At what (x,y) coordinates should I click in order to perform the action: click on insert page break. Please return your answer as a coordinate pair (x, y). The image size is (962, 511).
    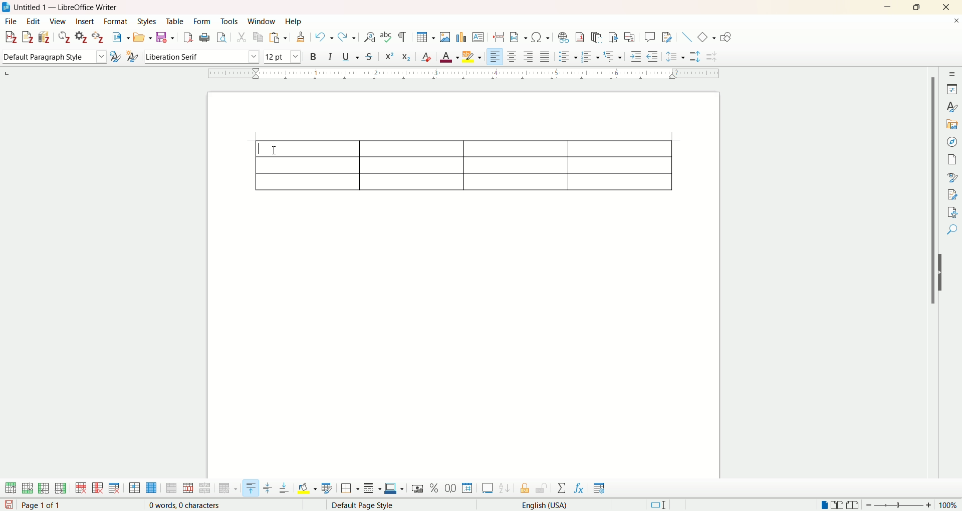
    Looking at the image, I should click on (499, 38).